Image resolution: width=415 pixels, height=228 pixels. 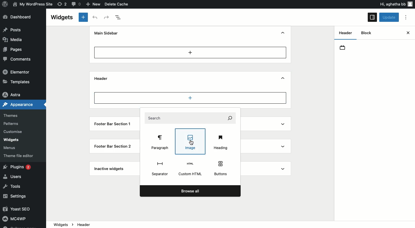 What do you see at coordinates (190, 141) in the screenshot?
I see `Image` at bounding box center [190, 141].